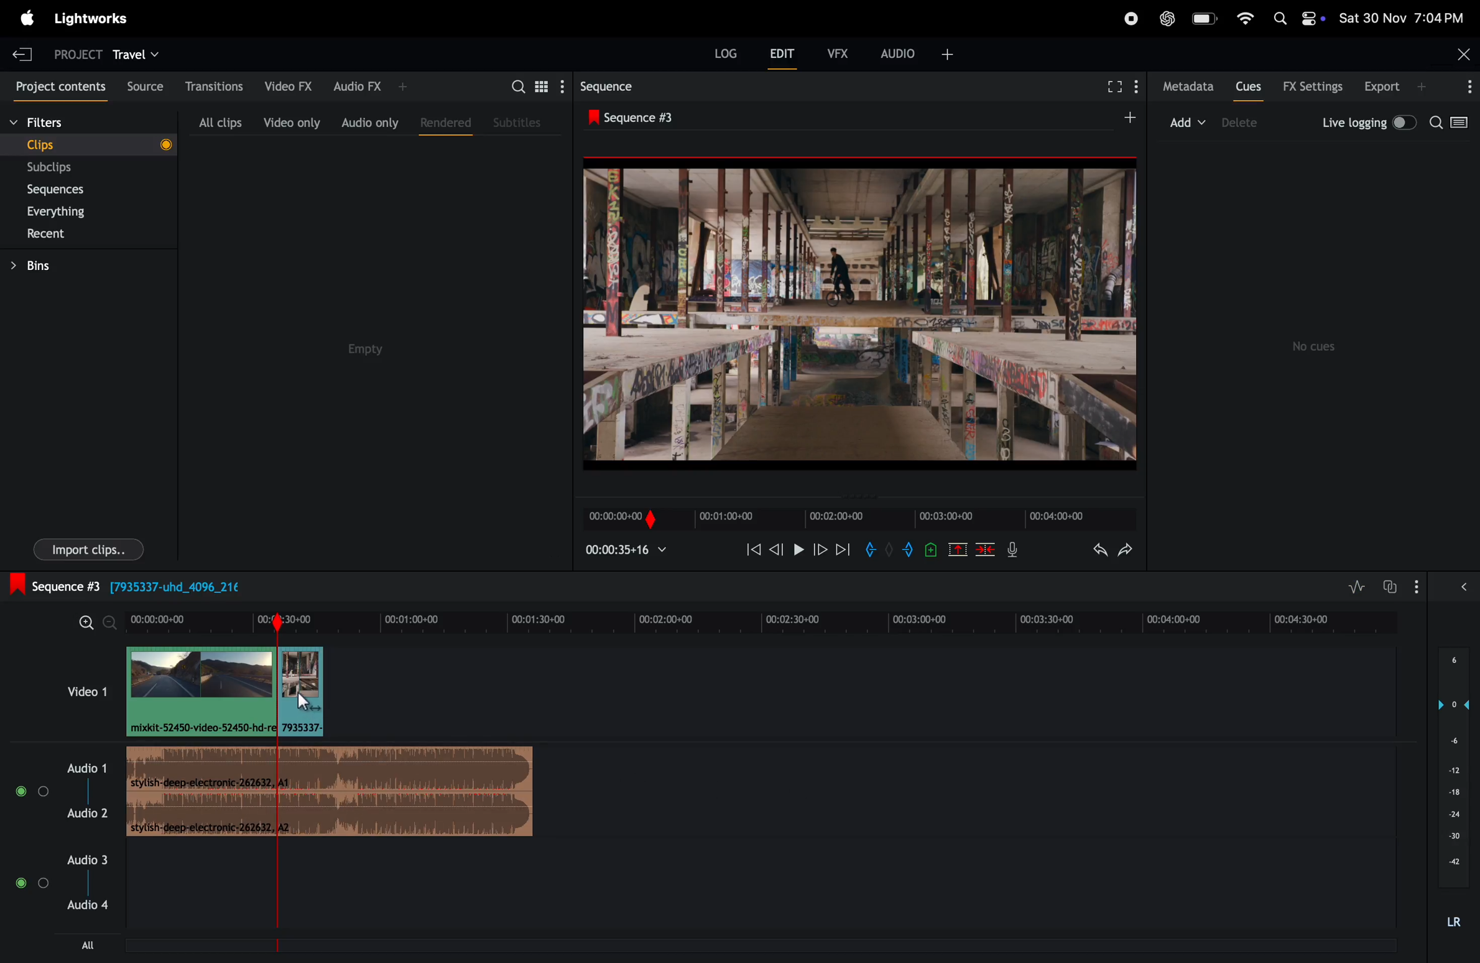  Describe the element at coordinates (73, 53) in the screenshot. I see `project` at that location.